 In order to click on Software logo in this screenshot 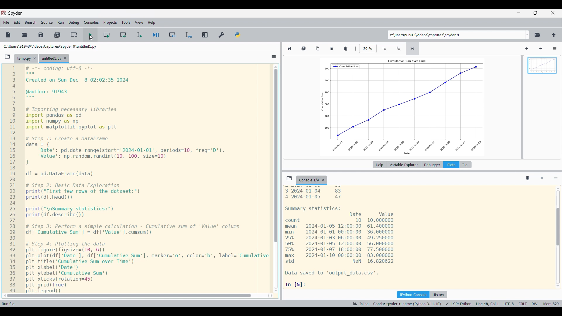, I will do `click(4, 13)`.